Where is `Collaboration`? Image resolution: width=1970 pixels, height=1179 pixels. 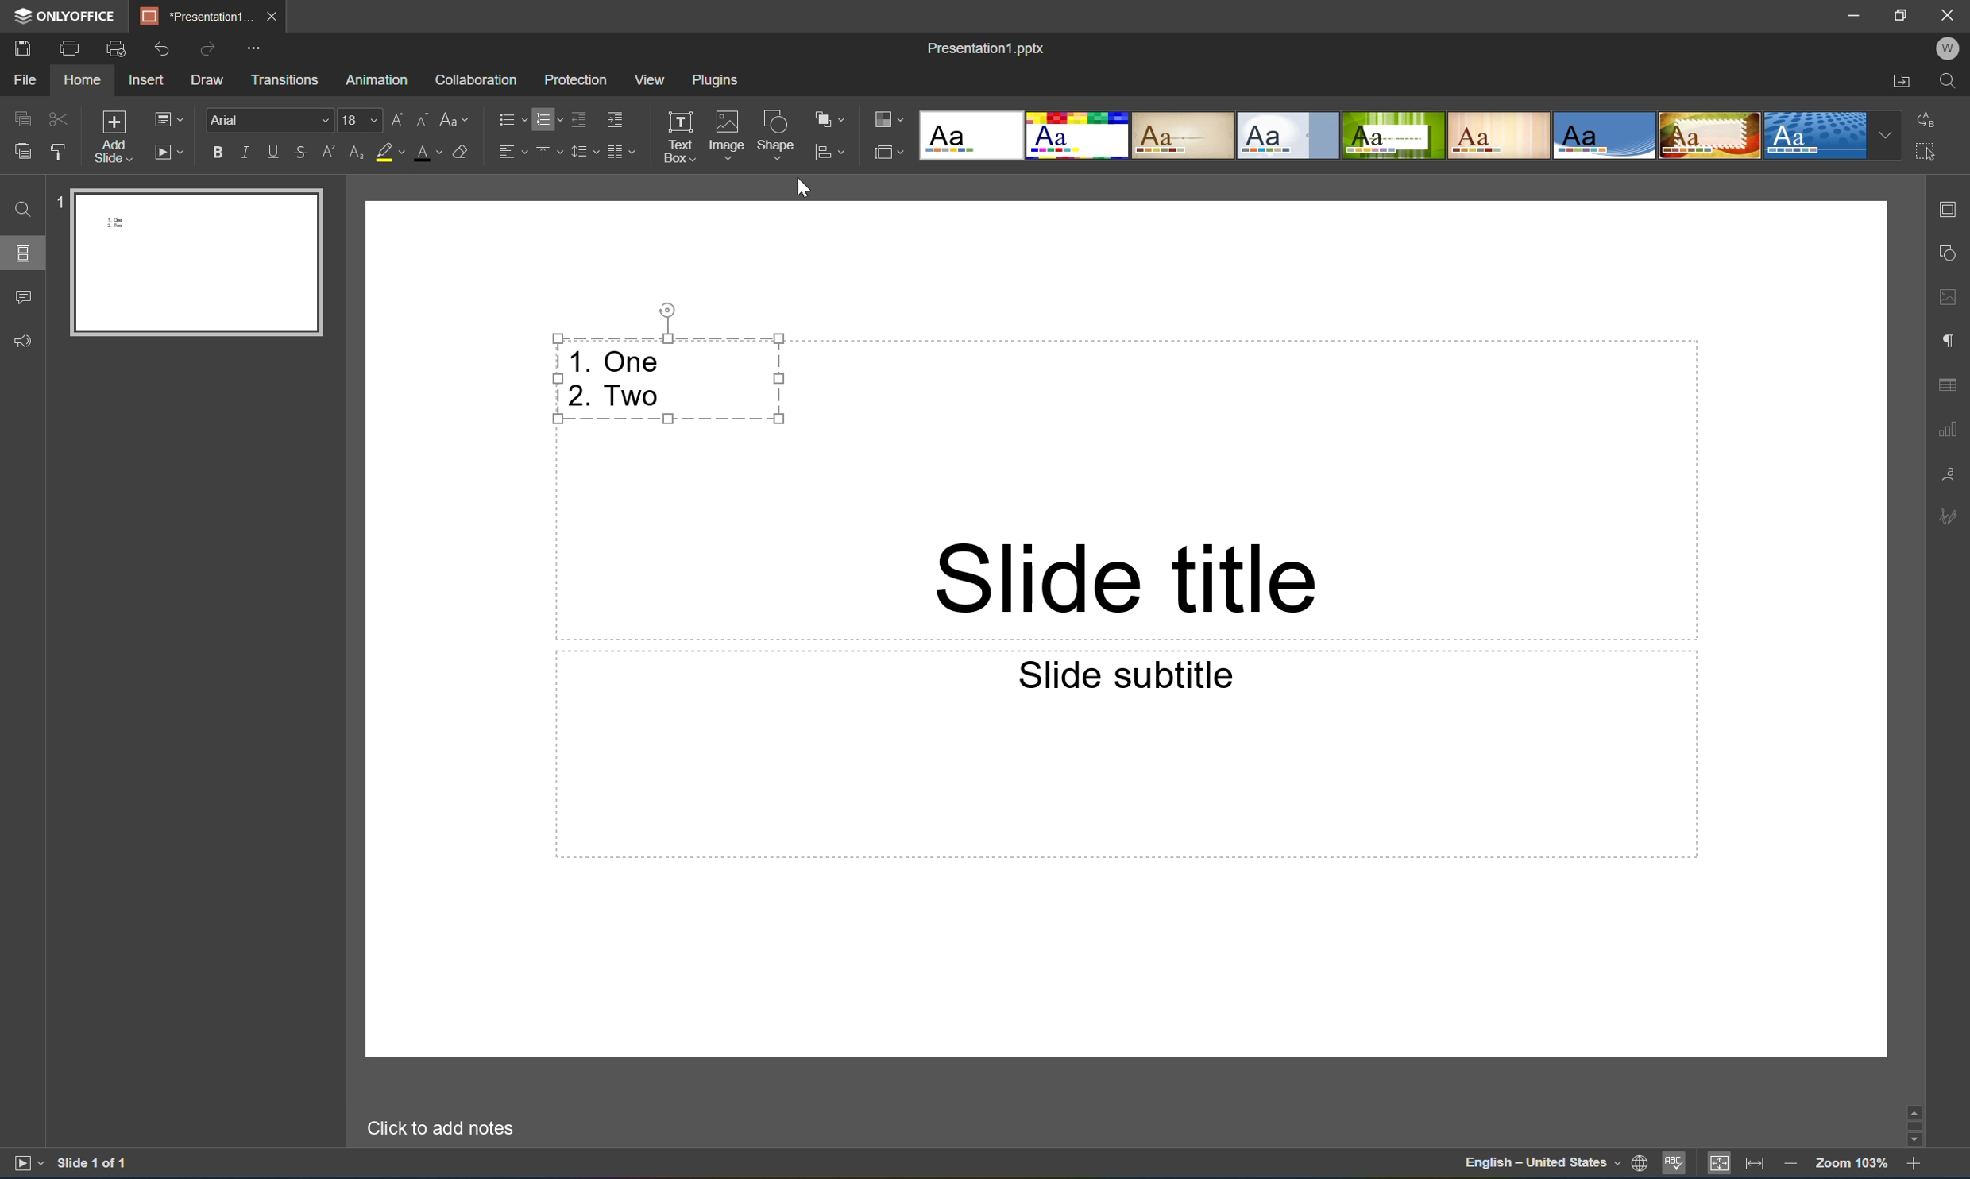
Collaboration is located at coordinates (479, 81).